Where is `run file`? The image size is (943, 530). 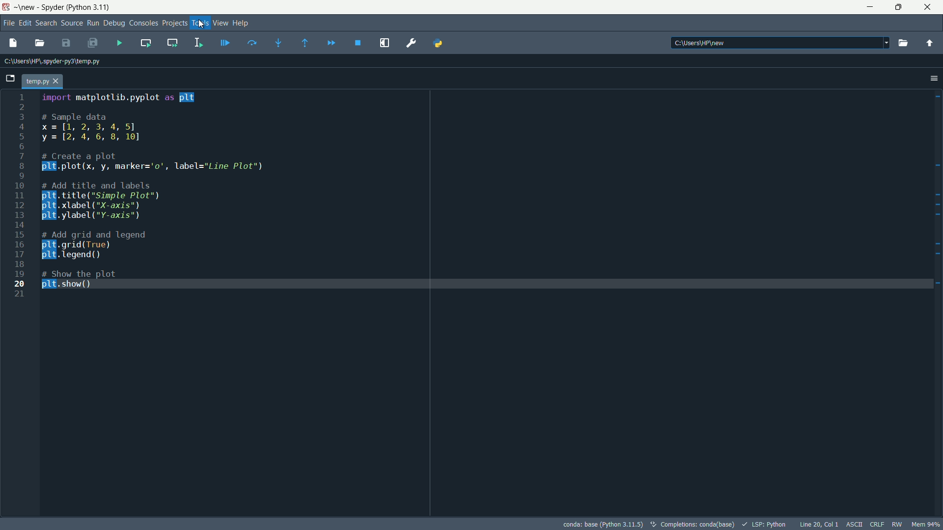
run file is located at coordinates (120, 43).